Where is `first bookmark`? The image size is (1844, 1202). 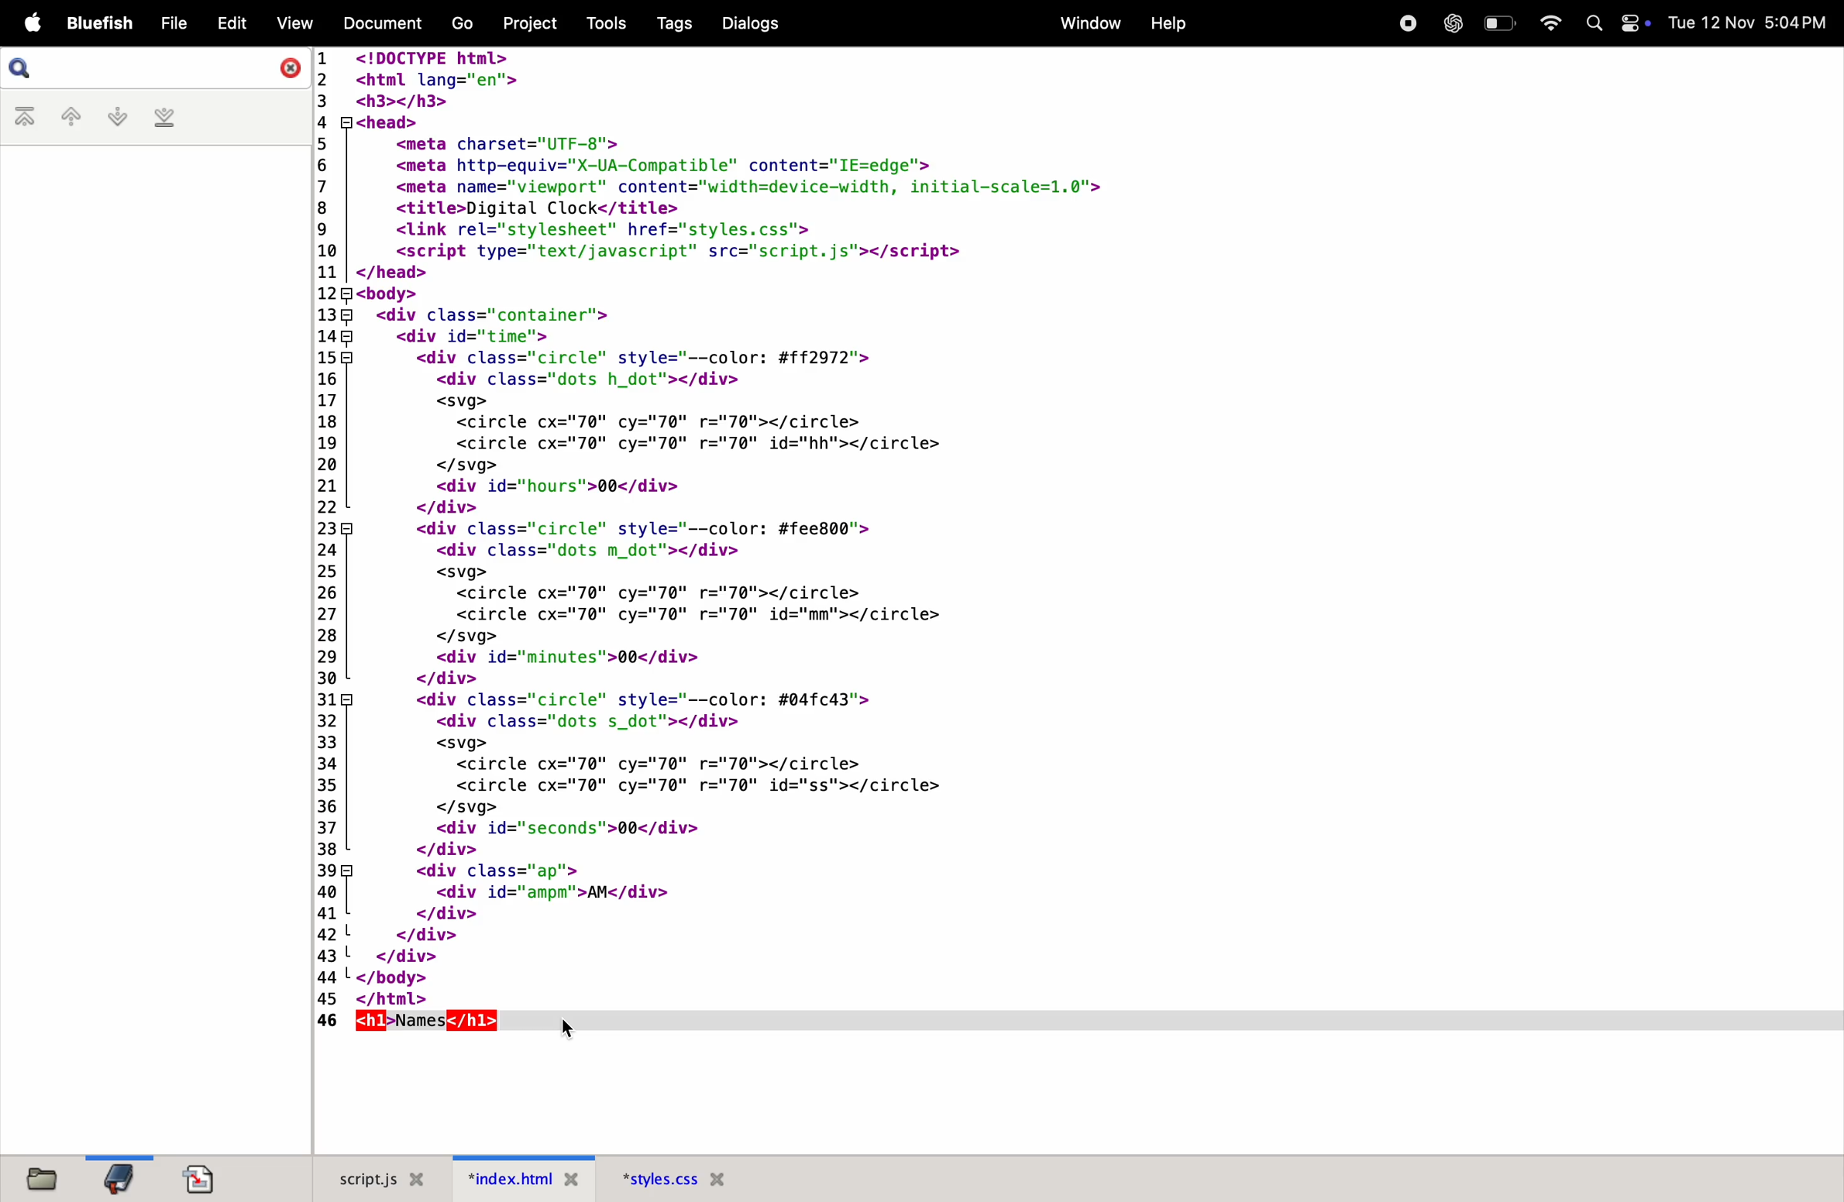
first bookmark is located at coordinates (23, 116).